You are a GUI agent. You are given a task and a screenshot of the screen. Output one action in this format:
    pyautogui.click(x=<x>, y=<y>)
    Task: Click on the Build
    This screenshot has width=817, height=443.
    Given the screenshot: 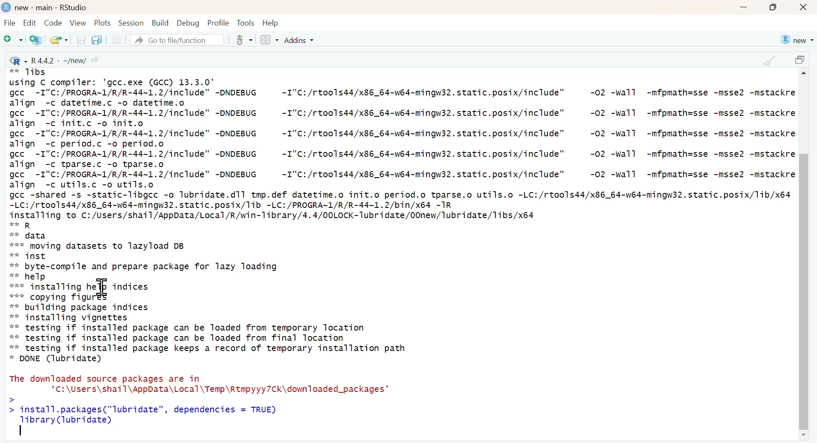 What is the action you would take?
    pyautogui.click(x=160, y=23)
    